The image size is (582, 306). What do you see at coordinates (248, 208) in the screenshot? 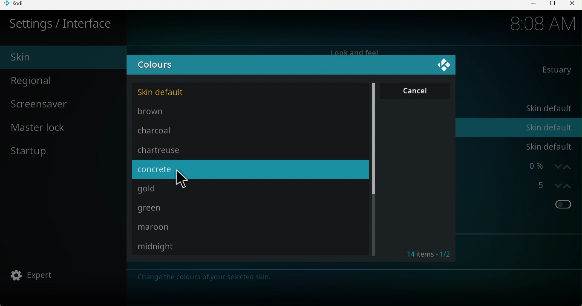
I see `Green` at bounding box center [248, 208].